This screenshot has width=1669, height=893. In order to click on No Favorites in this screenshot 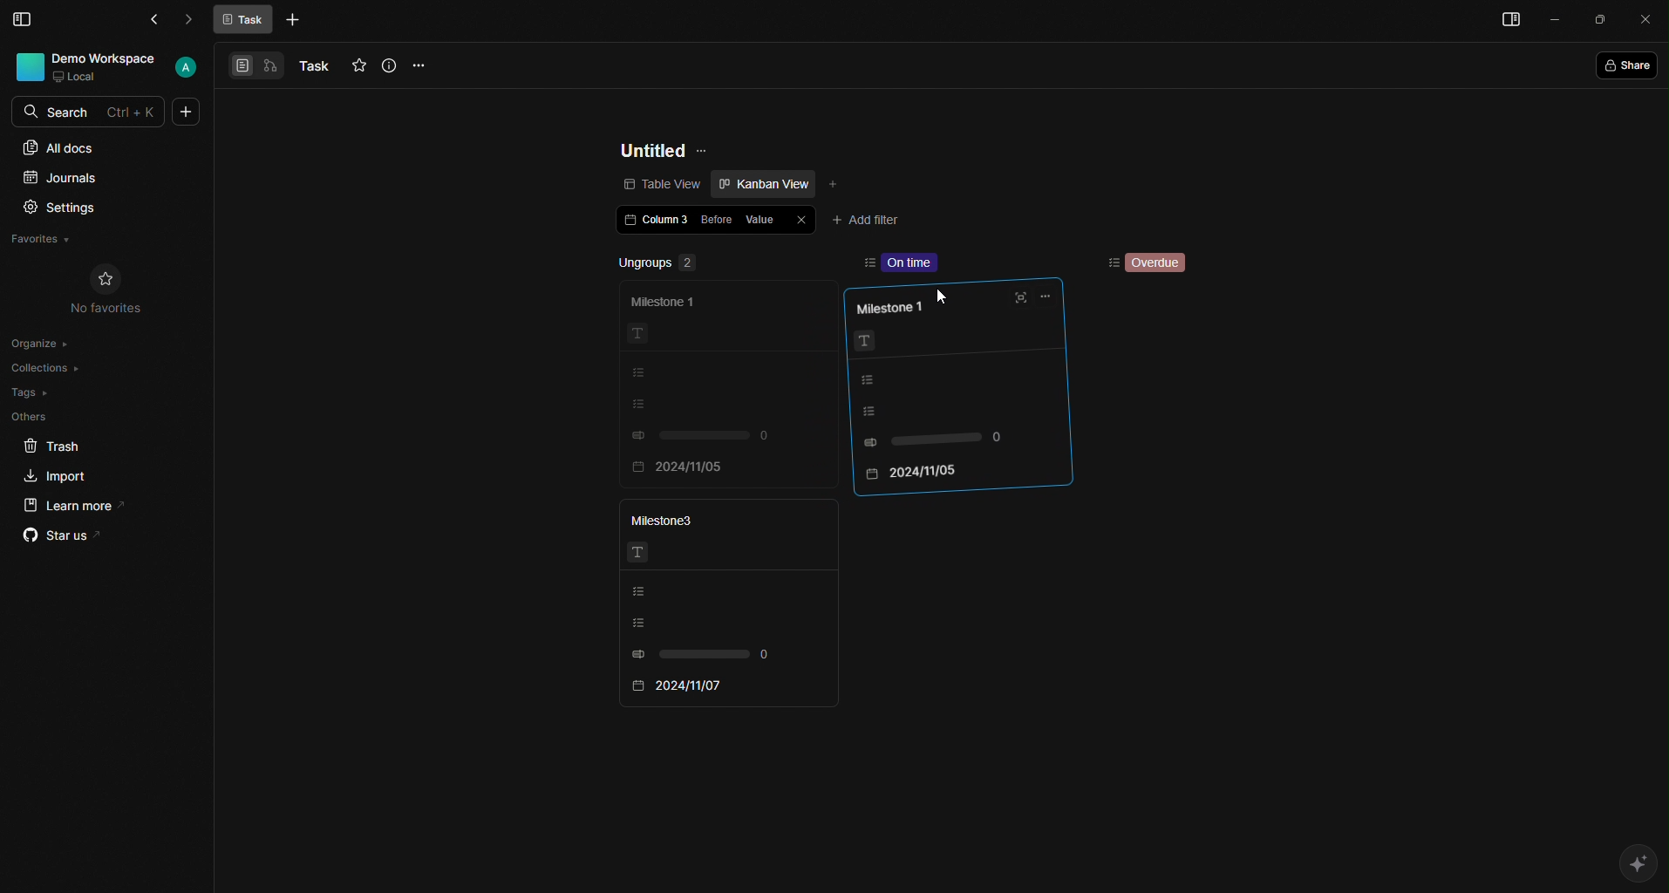, I will do `click(106, 290)`.